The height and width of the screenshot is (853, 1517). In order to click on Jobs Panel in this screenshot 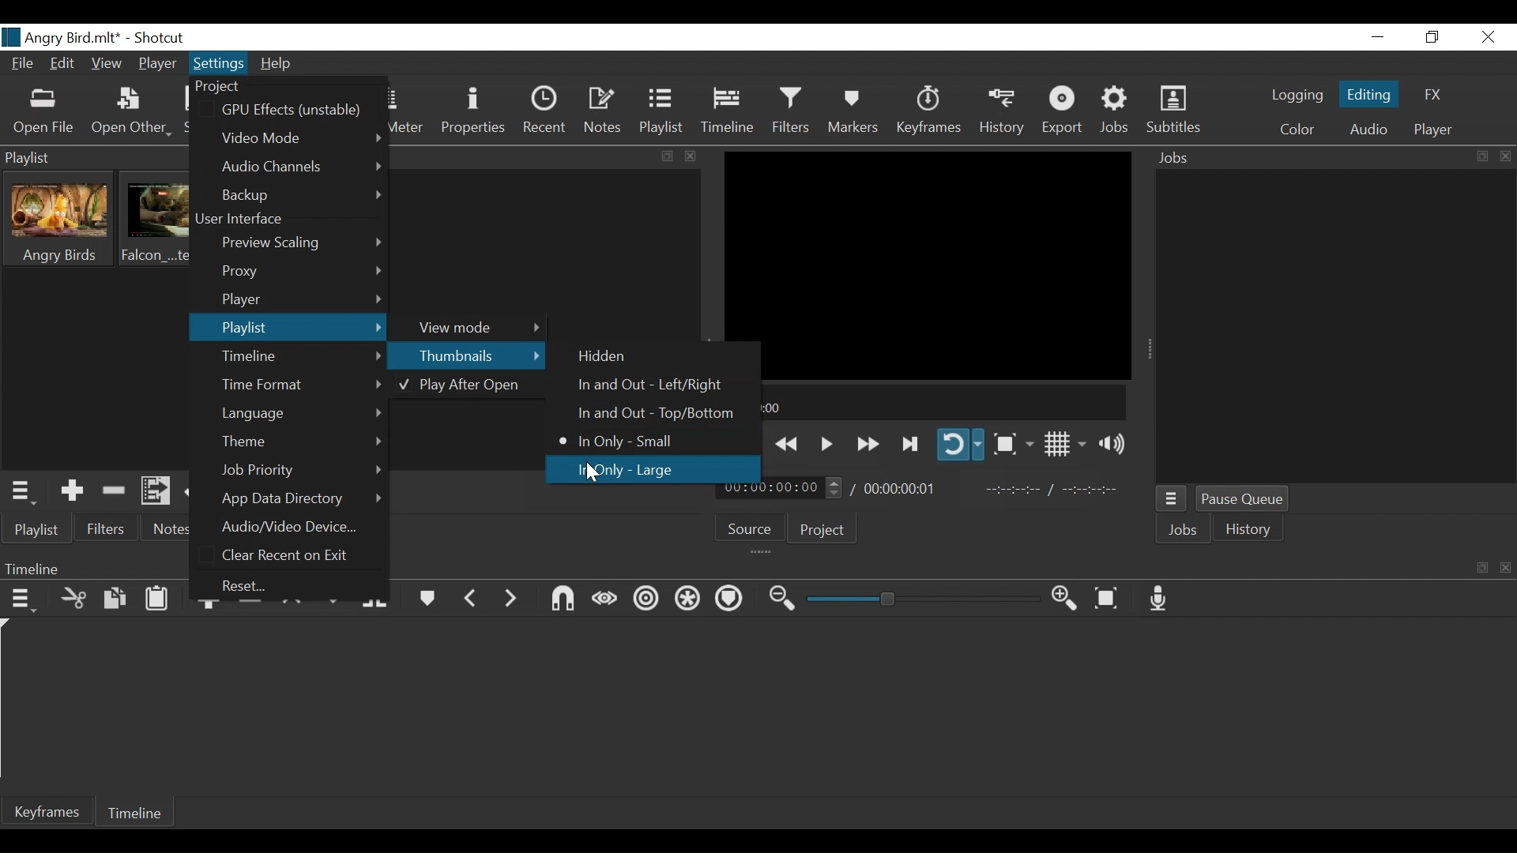, I will do `click(1334, 156)`.